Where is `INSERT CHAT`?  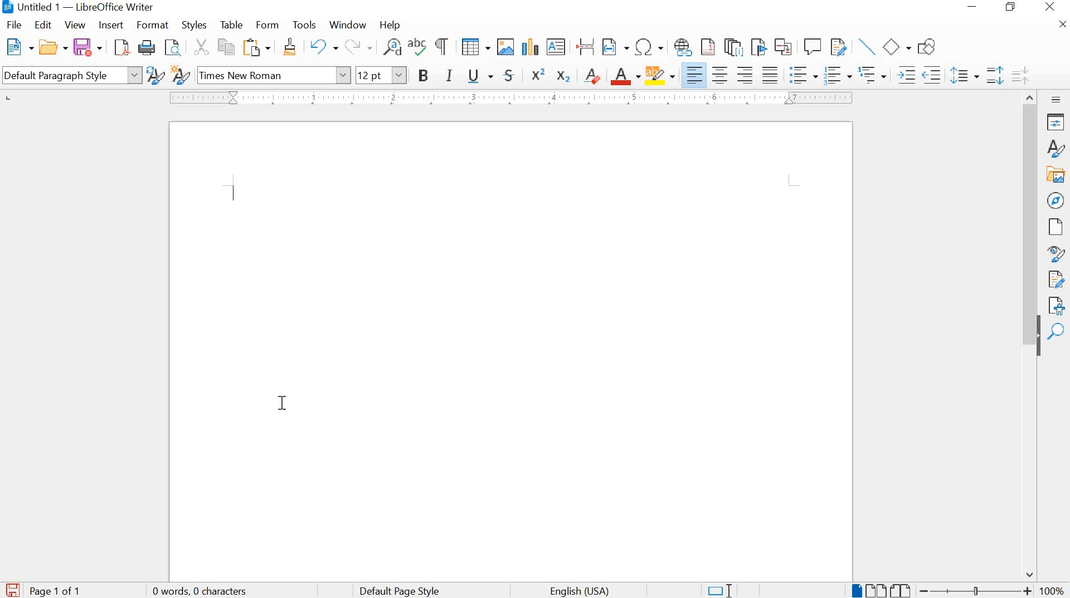 INSERT CHAT is located at coordinates (529, 47).